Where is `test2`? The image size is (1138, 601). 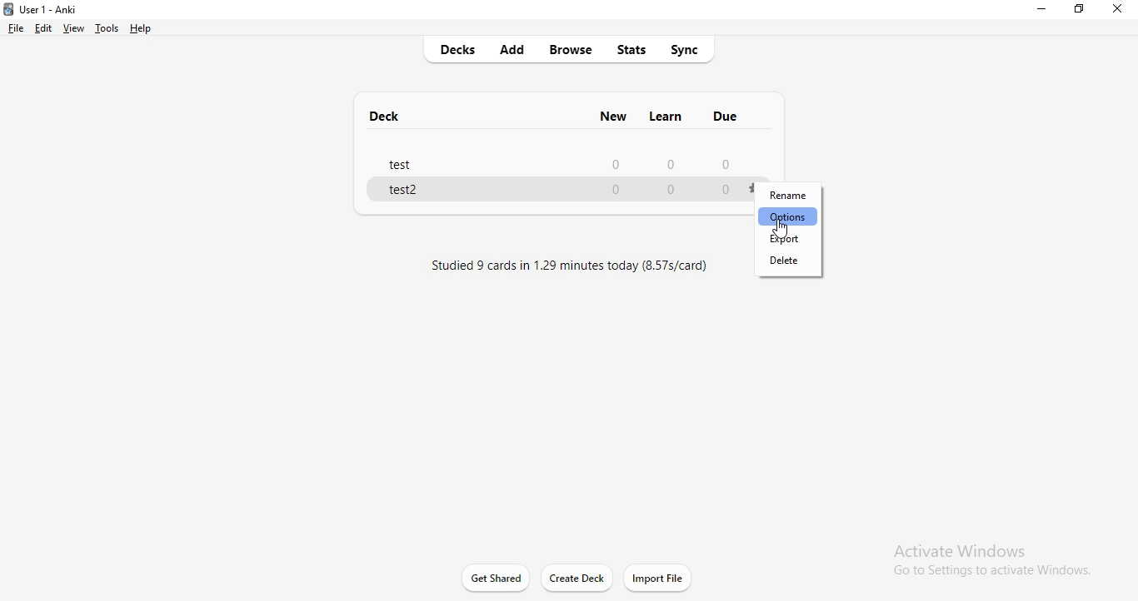
test2 is located at coordinates (405, 192).